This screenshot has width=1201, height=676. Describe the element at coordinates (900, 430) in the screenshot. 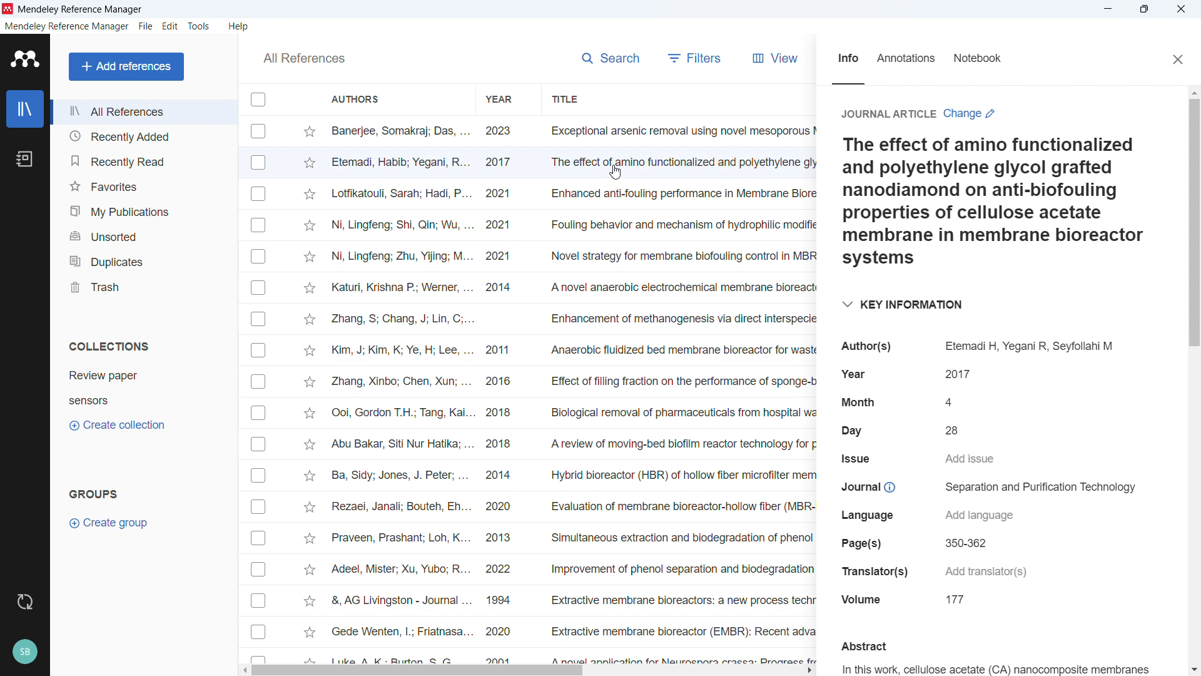

I see `day ` at that location.